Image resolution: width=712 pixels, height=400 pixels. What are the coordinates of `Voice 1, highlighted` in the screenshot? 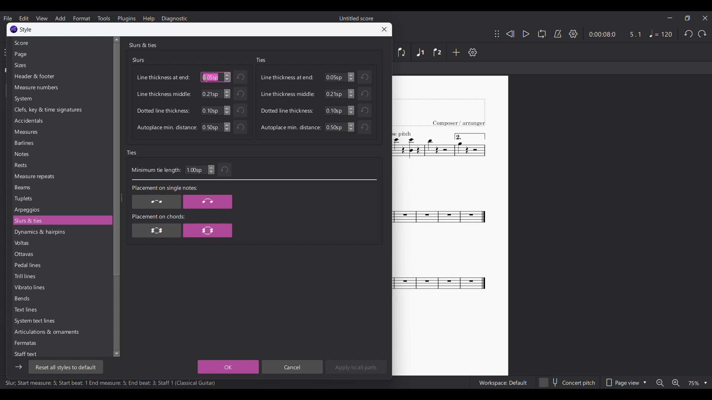 It's located at (421, 53).